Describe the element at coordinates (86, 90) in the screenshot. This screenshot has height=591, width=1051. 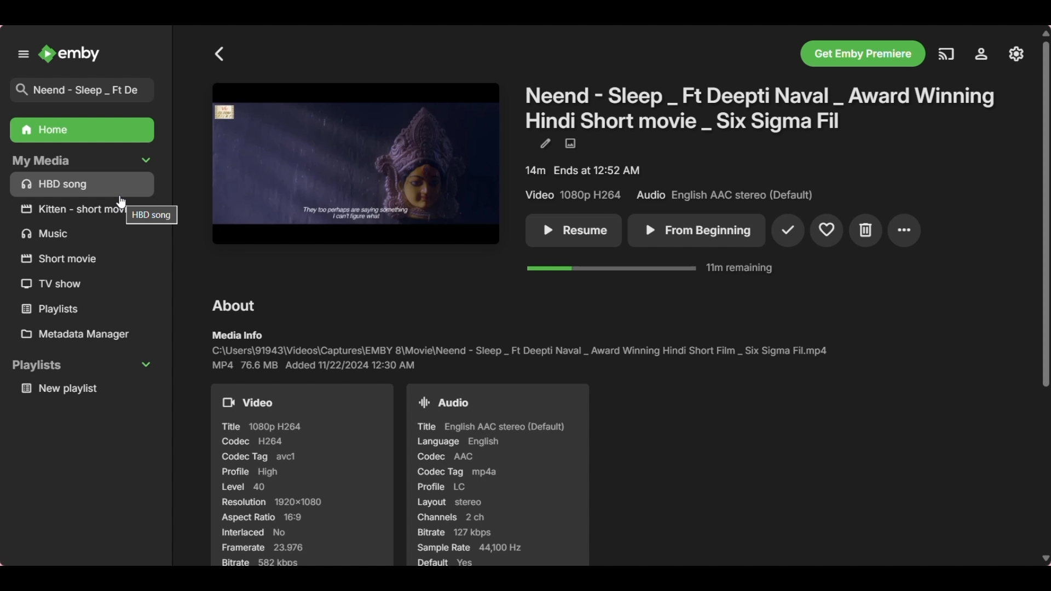
I see `Title of selected search result` at that location.